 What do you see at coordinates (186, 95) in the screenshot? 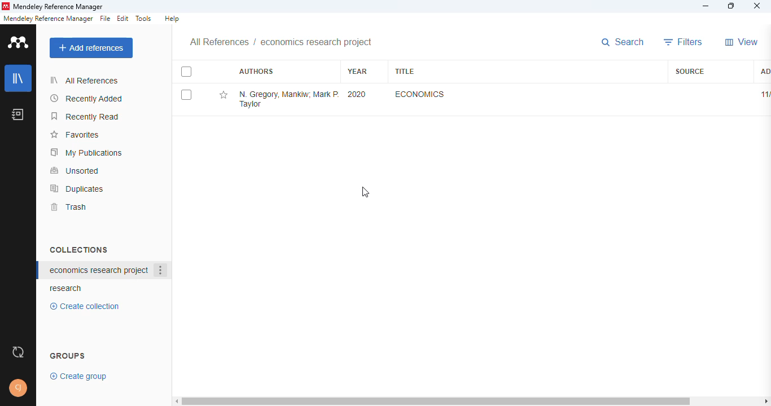
I see `select` at bounding box center [186, 95].